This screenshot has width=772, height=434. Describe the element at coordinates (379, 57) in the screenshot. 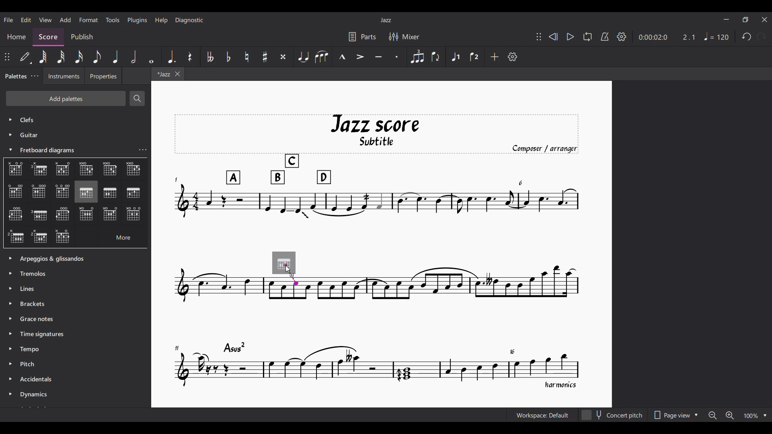

I see `Tenuto` at that location.